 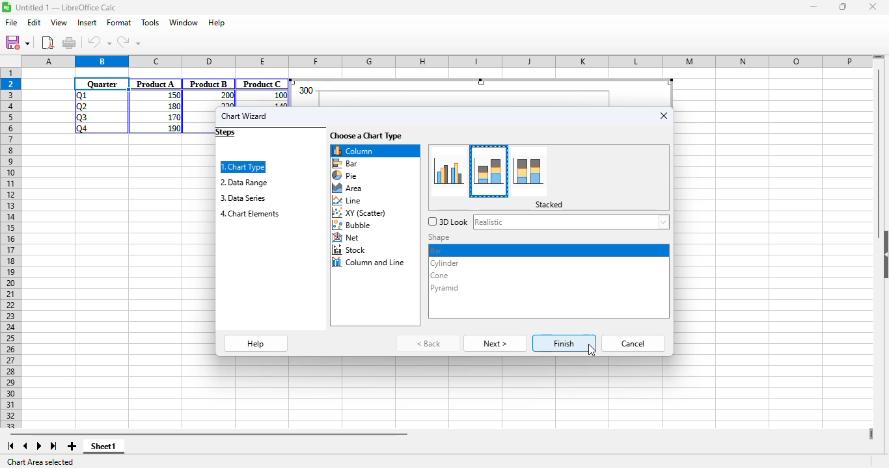 I want to click on cylinder, so click(x=444, y=263).